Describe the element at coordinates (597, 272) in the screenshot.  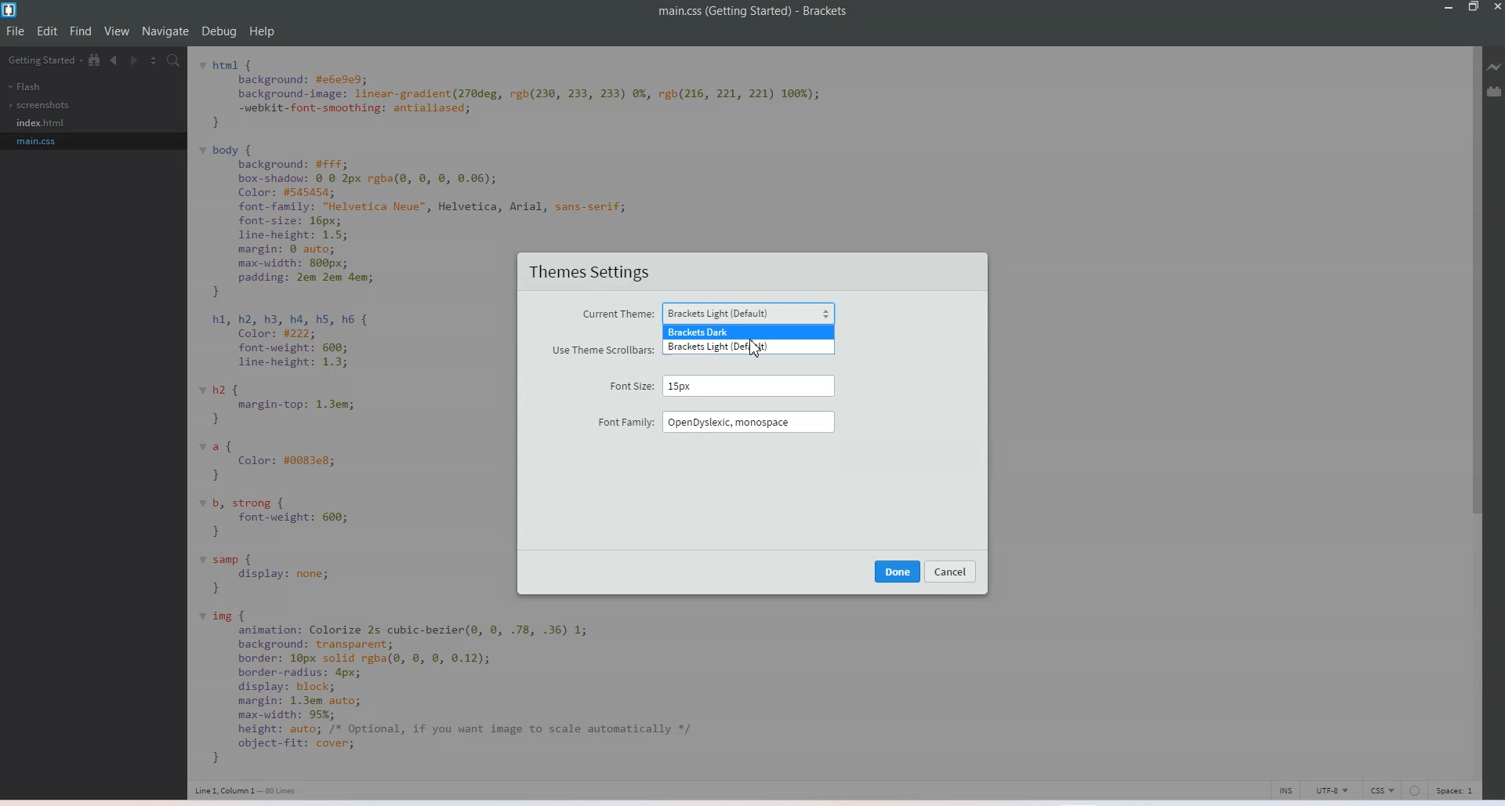
I see `Theme settings` at that location.